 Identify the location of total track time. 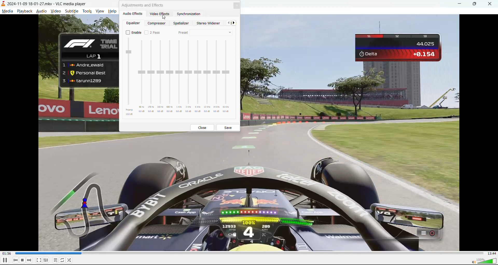
(490, 253).